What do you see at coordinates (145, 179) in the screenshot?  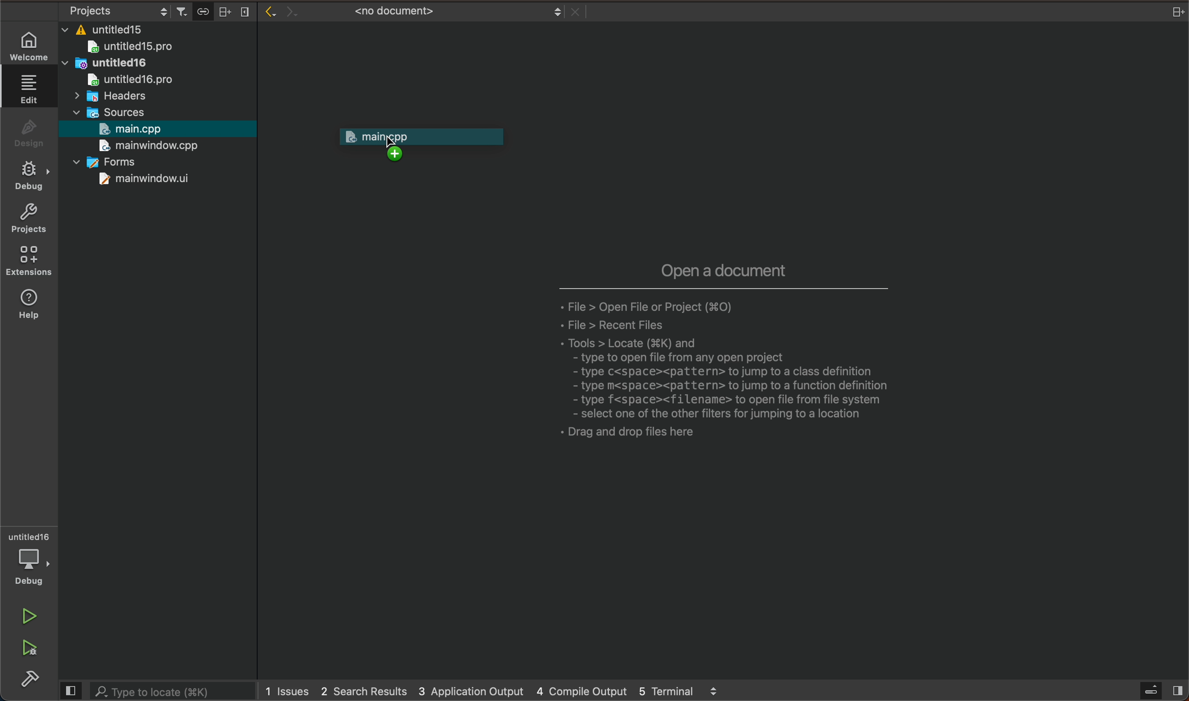 I see `mainwindow` at bounding box center [145, 179].